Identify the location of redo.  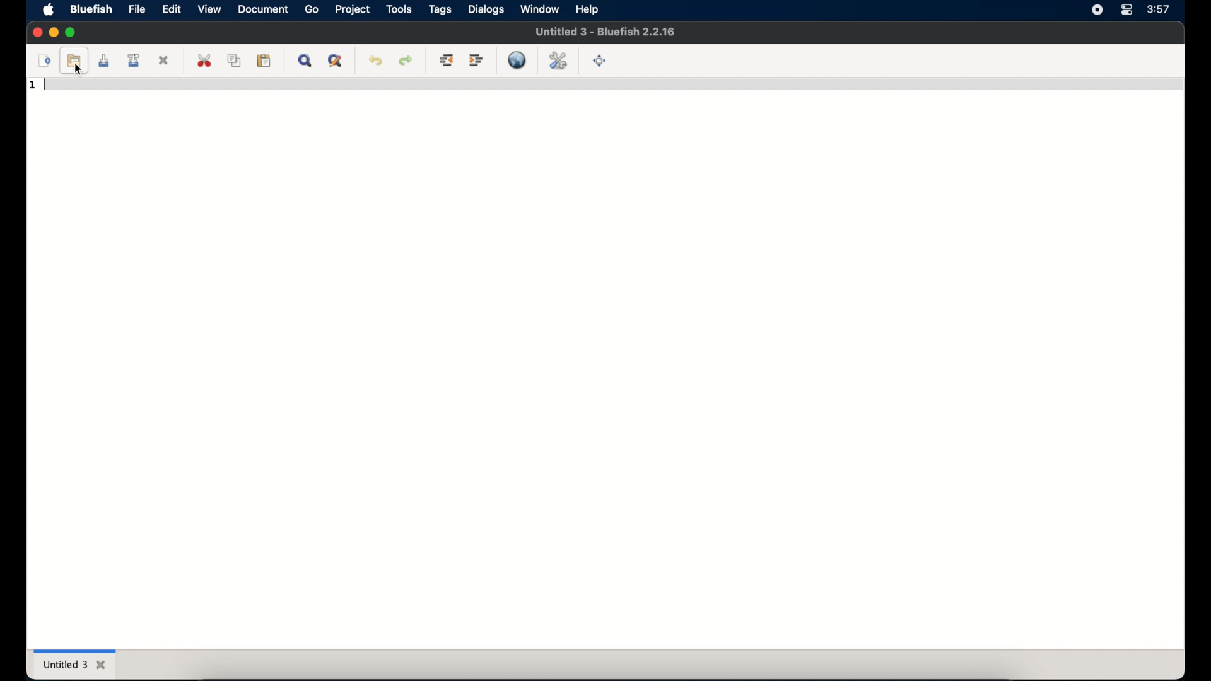
(405, 61).